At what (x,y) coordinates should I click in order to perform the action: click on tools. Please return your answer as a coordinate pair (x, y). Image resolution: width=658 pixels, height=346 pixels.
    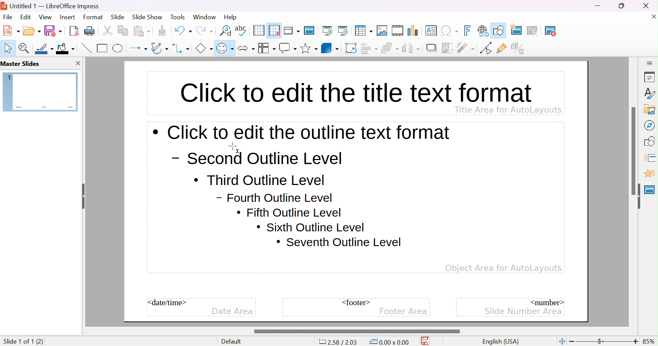
    Looking at the image, I should click on (178, 17).